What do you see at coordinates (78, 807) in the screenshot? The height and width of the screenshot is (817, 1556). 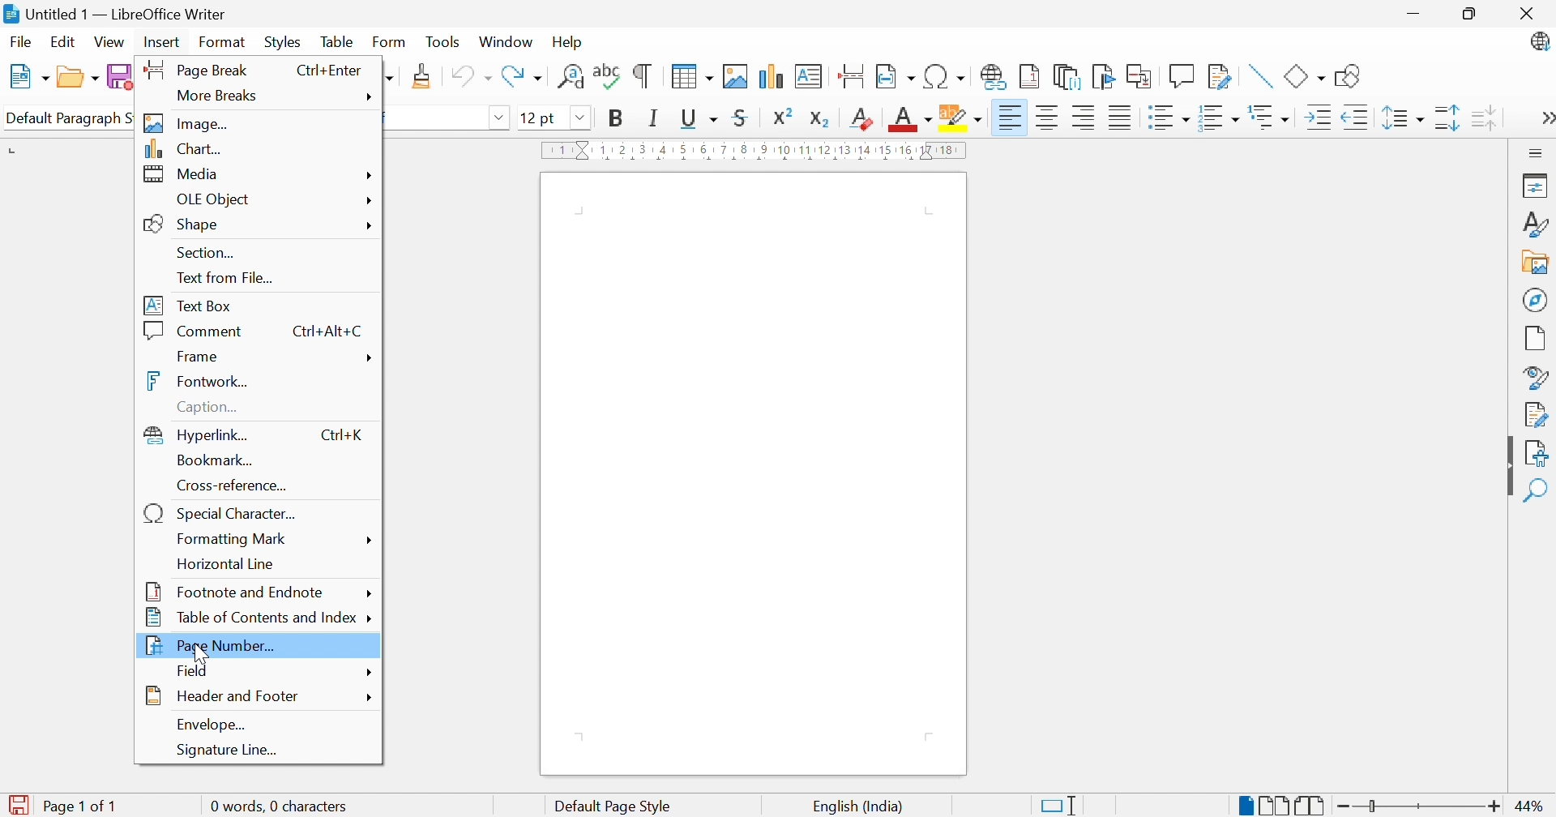 I see `Page 1 of 1` at bounding box center [78, 807].